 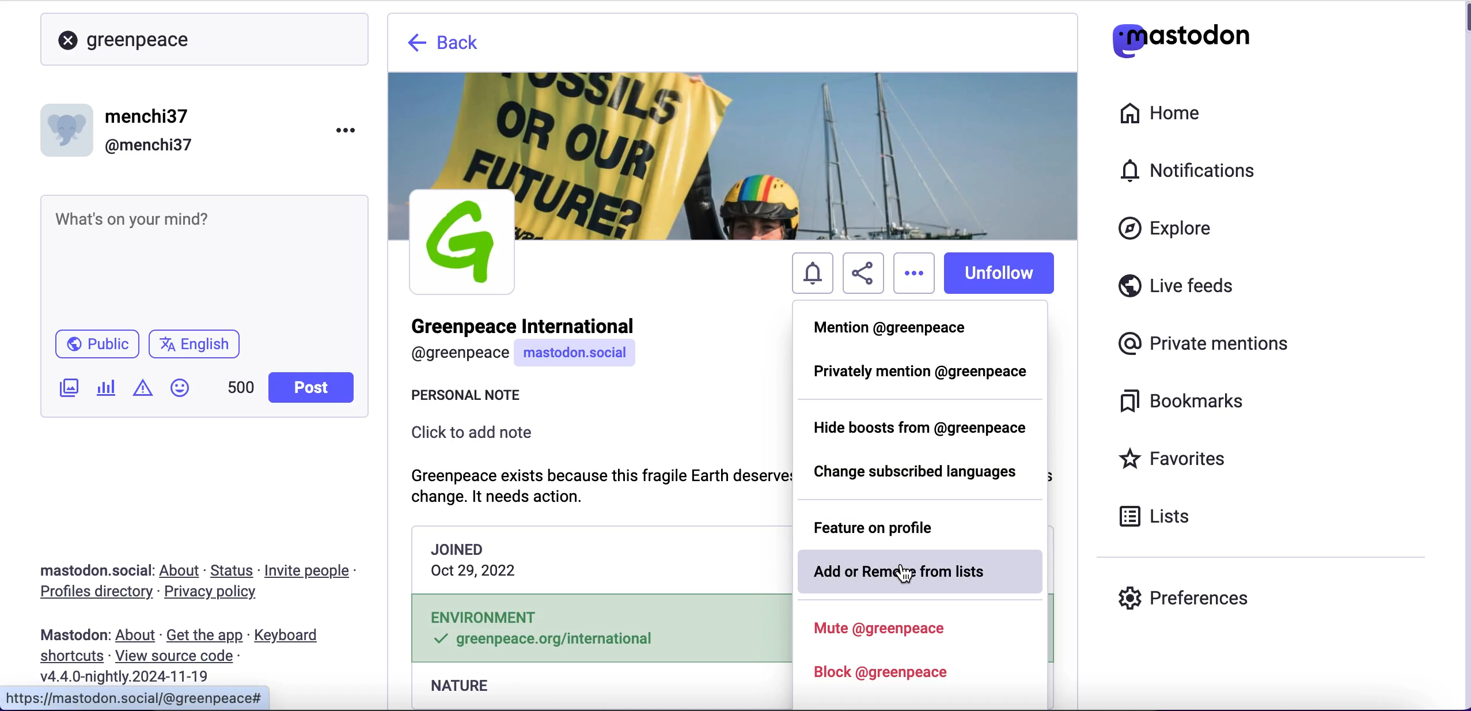 I want to click on close, so click(x=68, y=41).